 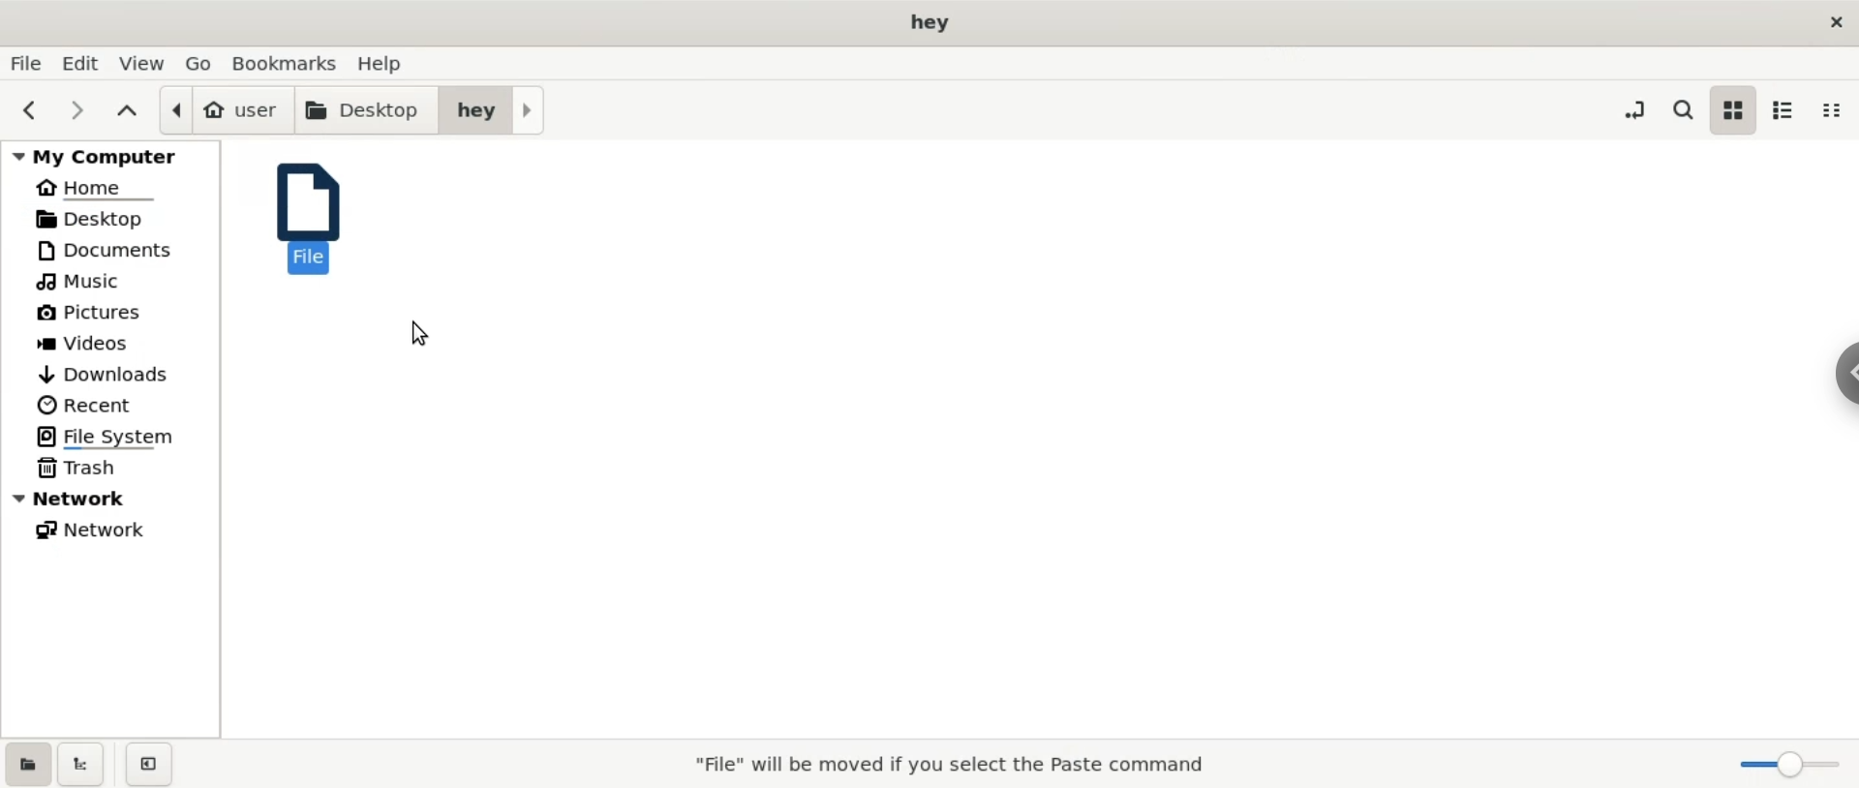 I want to click on parent folders, so click(x=125, y=111).